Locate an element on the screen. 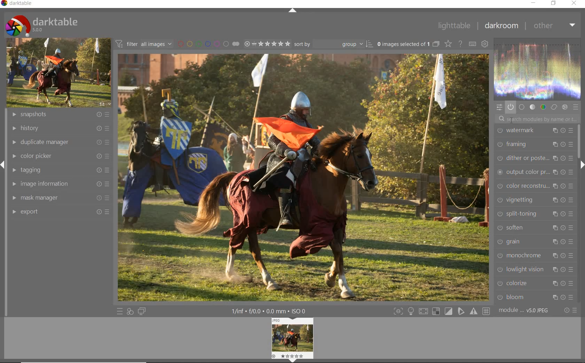 The image size is (585, 363). show global preferences is located at coordinates (484, 45).